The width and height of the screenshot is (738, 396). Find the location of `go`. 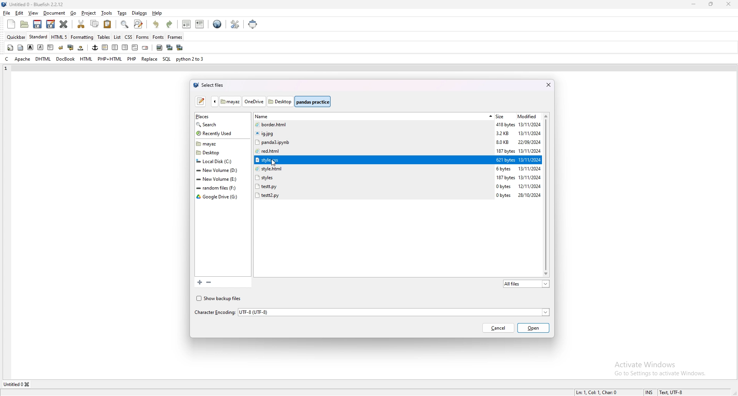

go is located at coordinates (74, 13).